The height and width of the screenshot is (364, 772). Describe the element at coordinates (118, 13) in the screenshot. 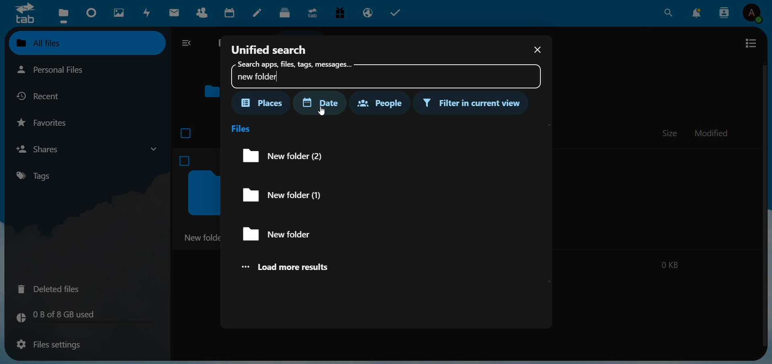

I see `images` at that location.